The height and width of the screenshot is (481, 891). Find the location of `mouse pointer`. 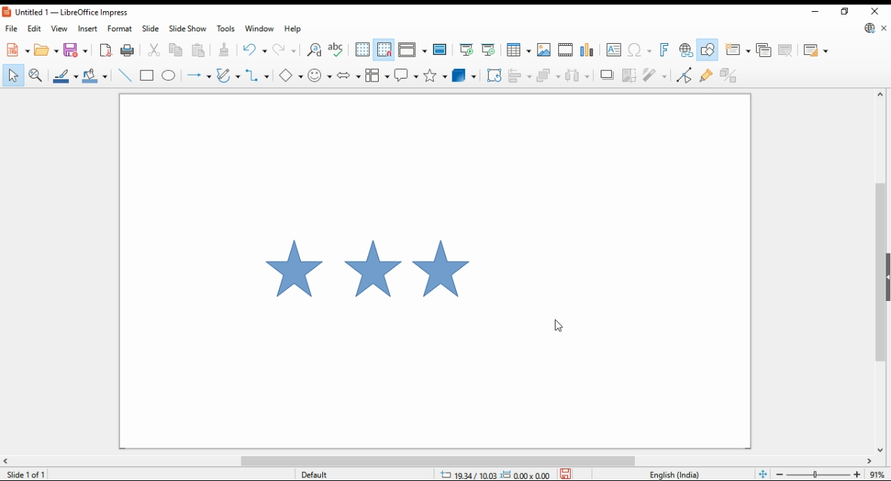

mouse pointer is located at coordinates (557, 326).